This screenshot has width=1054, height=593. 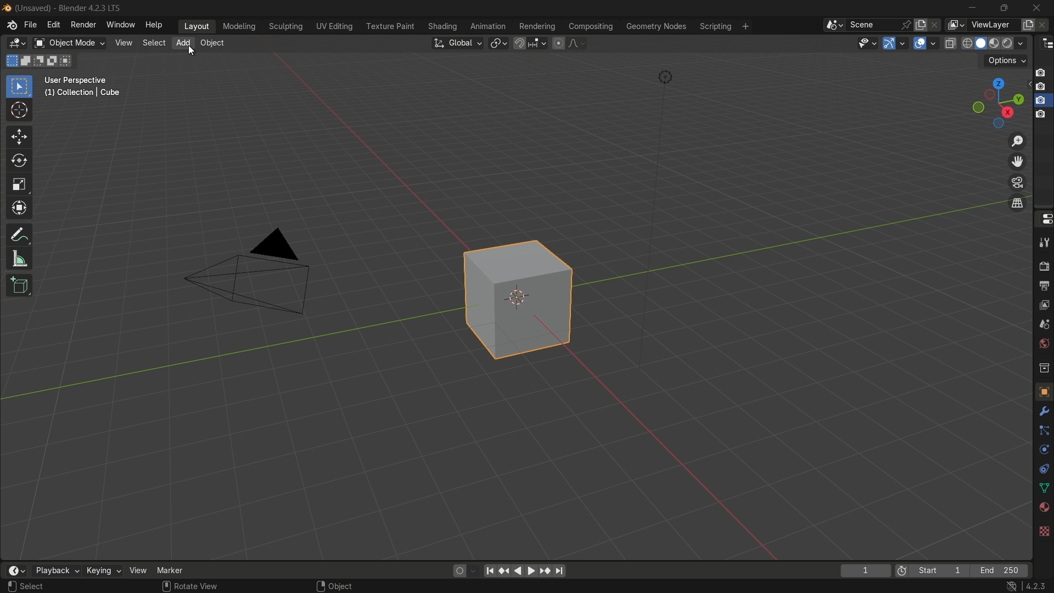 What do you see at coordinates (1044, 219) in the screenshot?
I see `properties` at bounding box center [1044, 219].